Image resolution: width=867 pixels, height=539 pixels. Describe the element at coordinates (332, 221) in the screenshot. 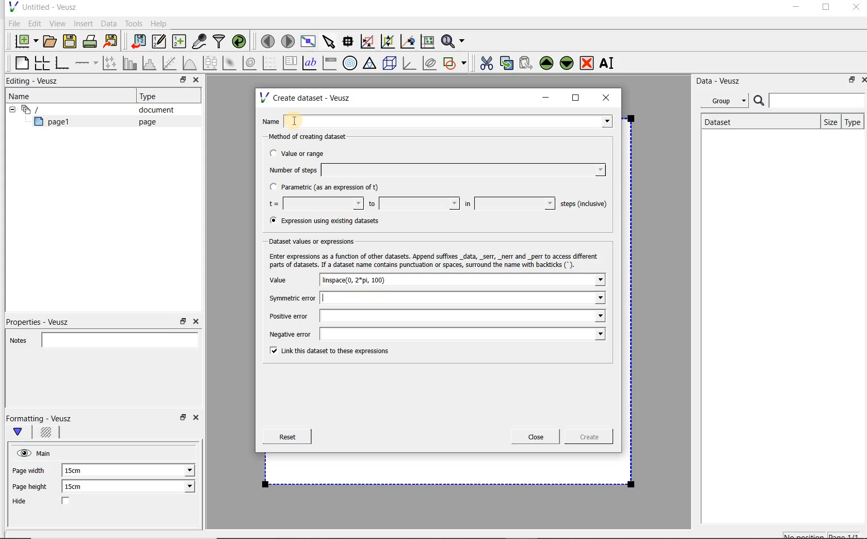

I see `(® Expression using existing datasets` at that location.